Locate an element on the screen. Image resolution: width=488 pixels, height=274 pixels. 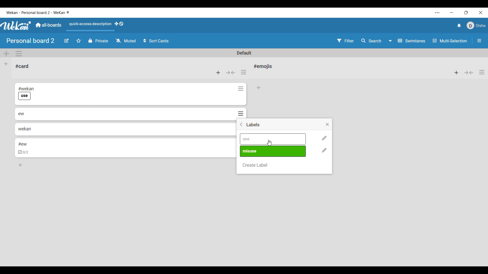
Filter settings is located at coordinates (345, 41).